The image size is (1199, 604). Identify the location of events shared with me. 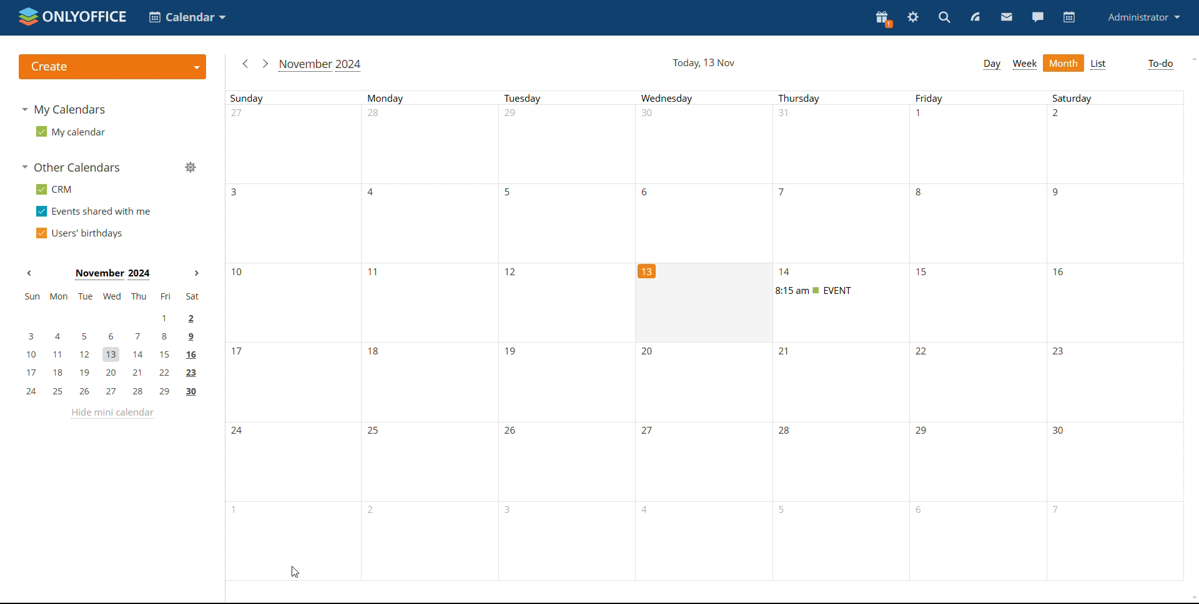
(95, 212).